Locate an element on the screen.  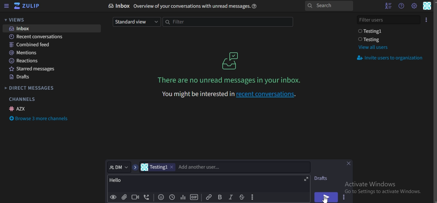
direct messages is located at coordinates (30, 89).